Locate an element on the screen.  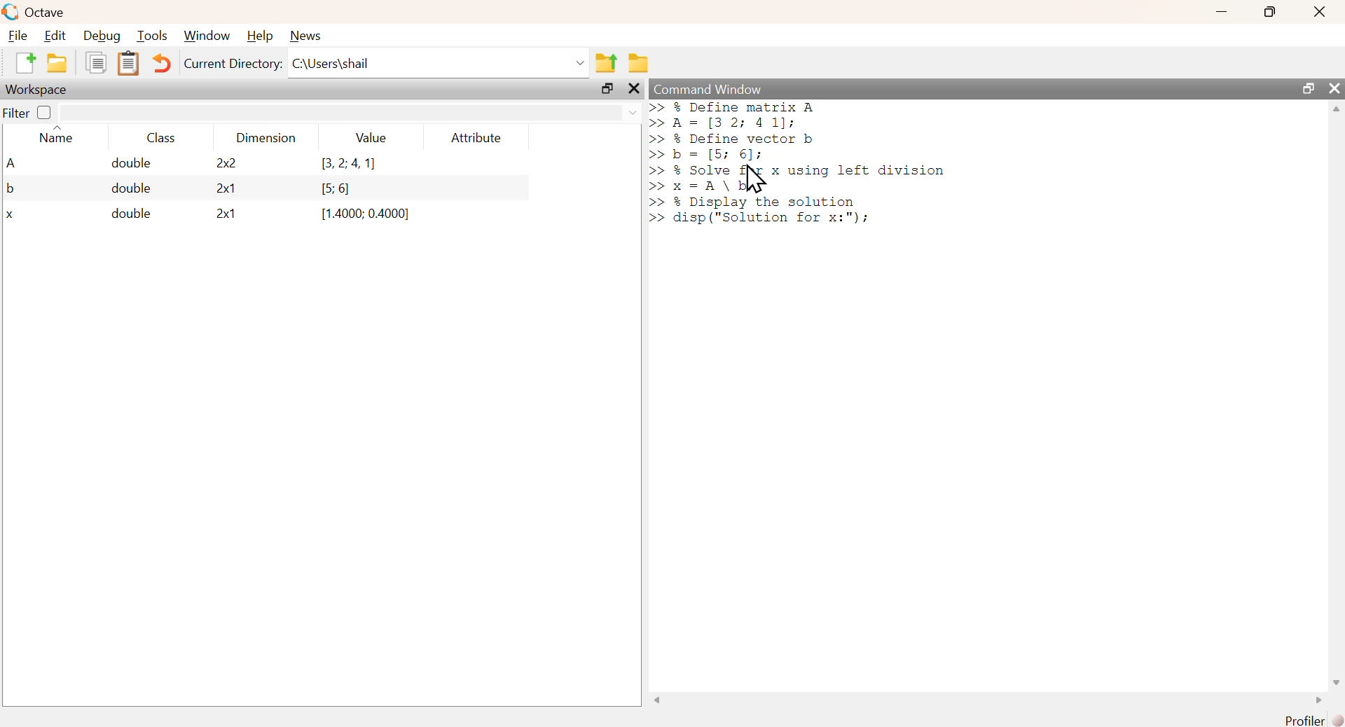
maximize is located at coordinates (1306, 88).